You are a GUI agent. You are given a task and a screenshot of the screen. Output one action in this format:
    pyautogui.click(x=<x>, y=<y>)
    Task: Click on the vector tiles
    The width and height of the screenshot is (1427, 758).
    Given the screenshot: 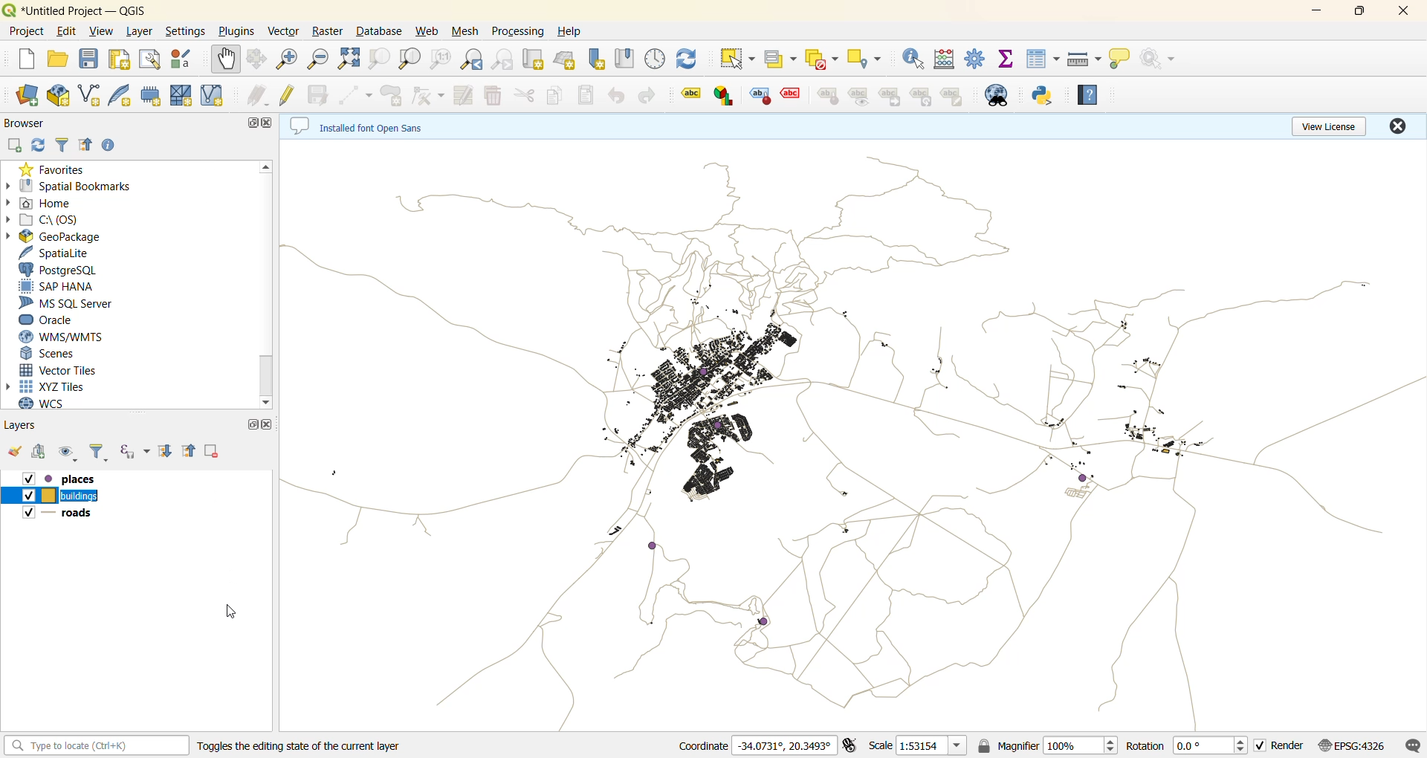 What is the action you would take?
    pyautogui.click(x=59, y=369)
    